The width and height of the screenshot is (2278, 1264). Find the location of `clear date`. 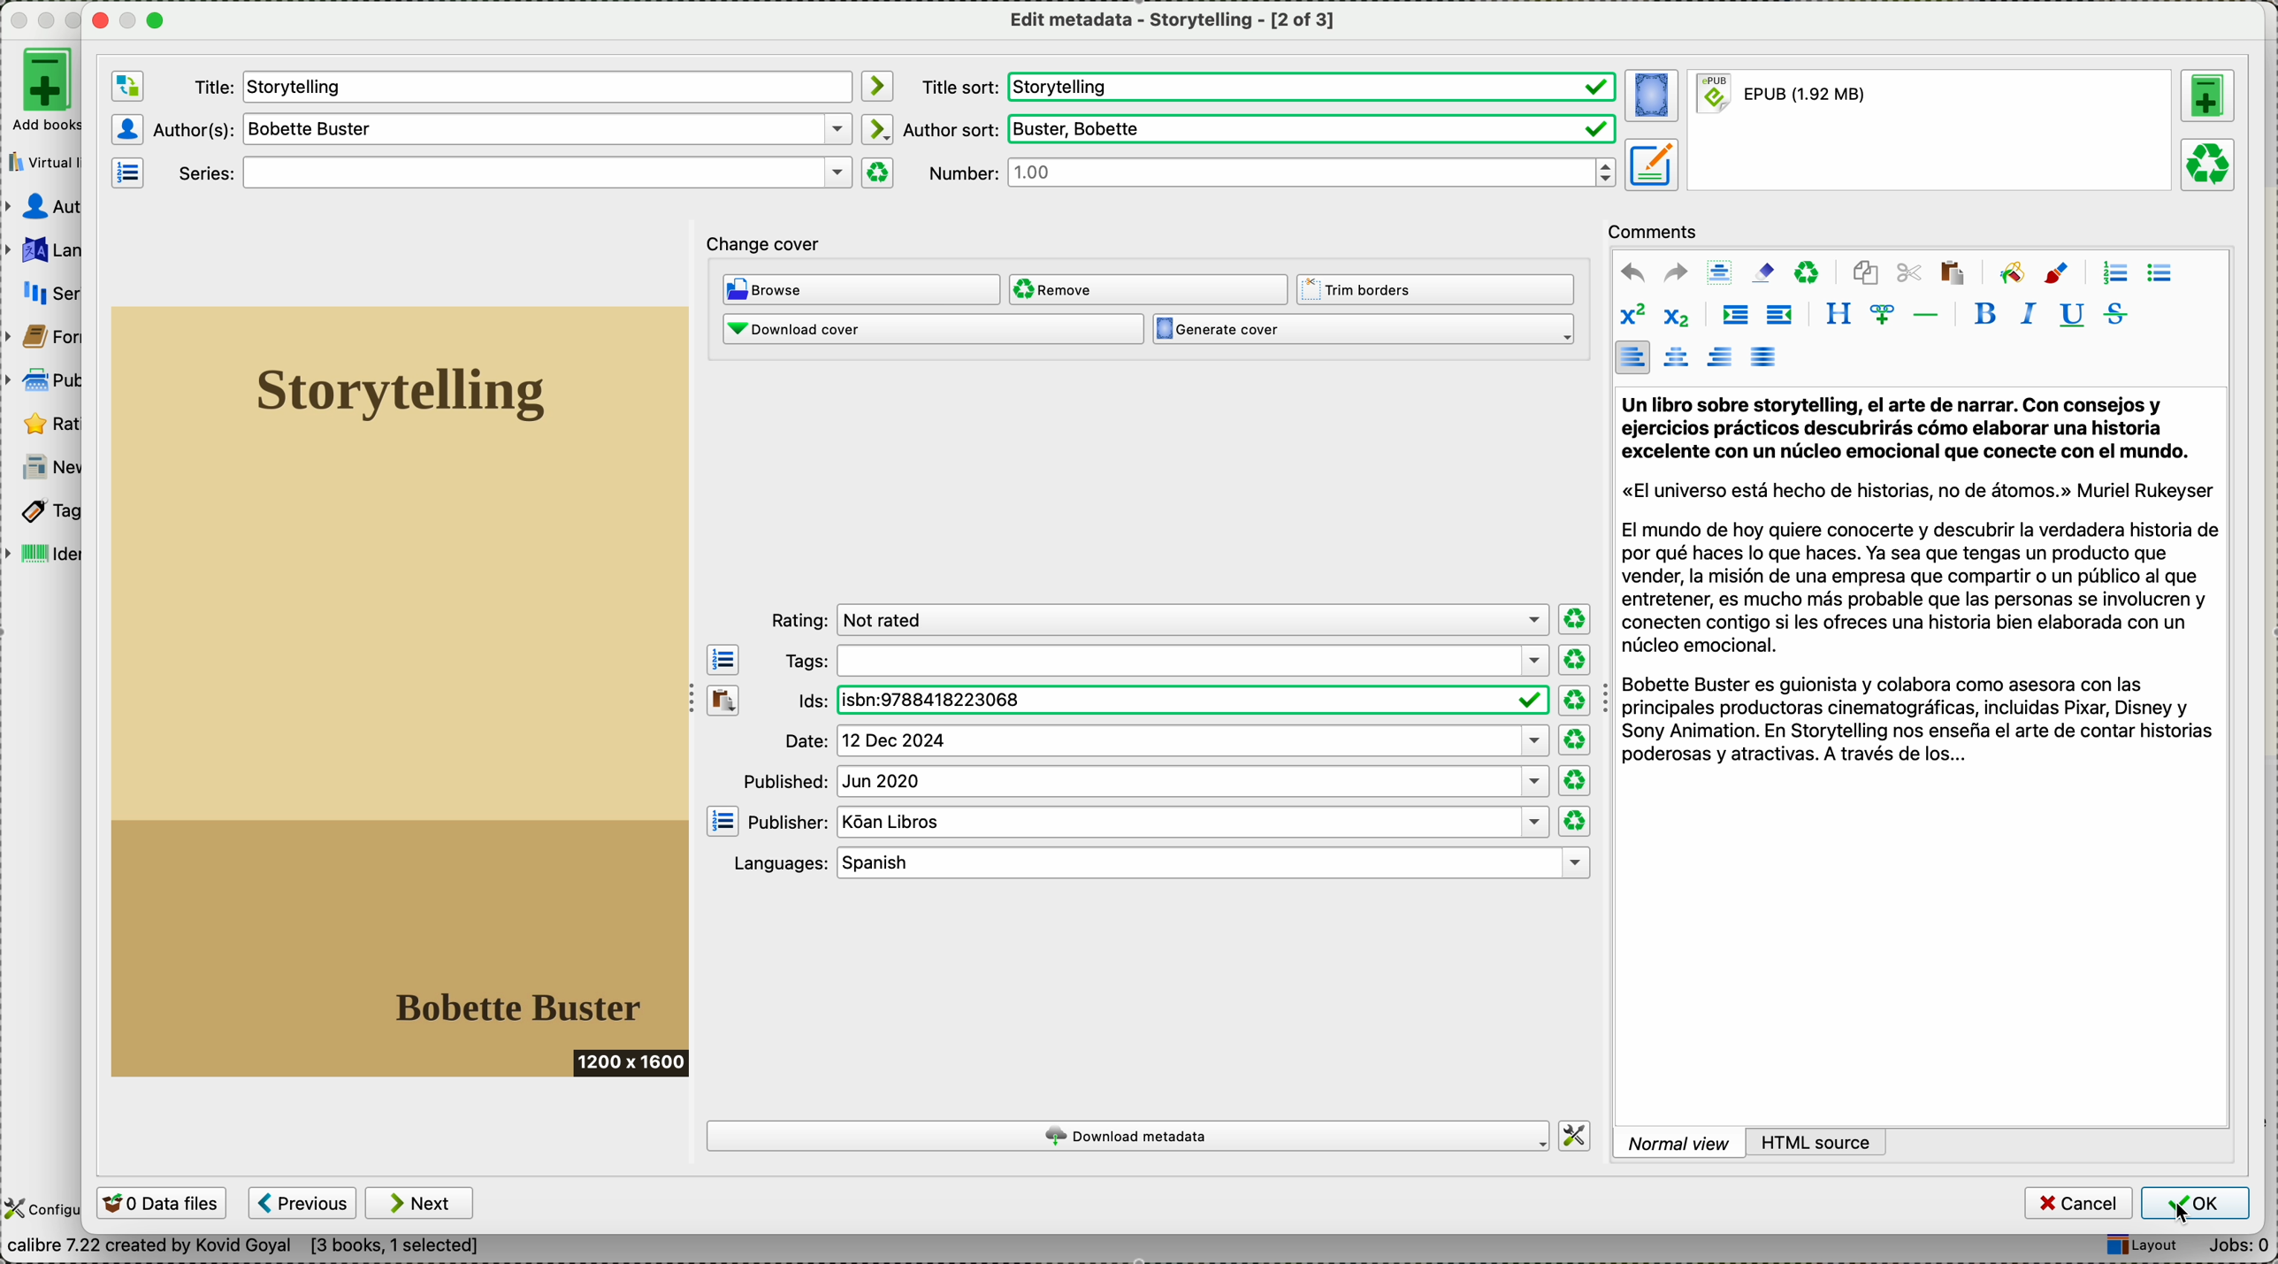

clear date is located at coordinates (1573, 779).